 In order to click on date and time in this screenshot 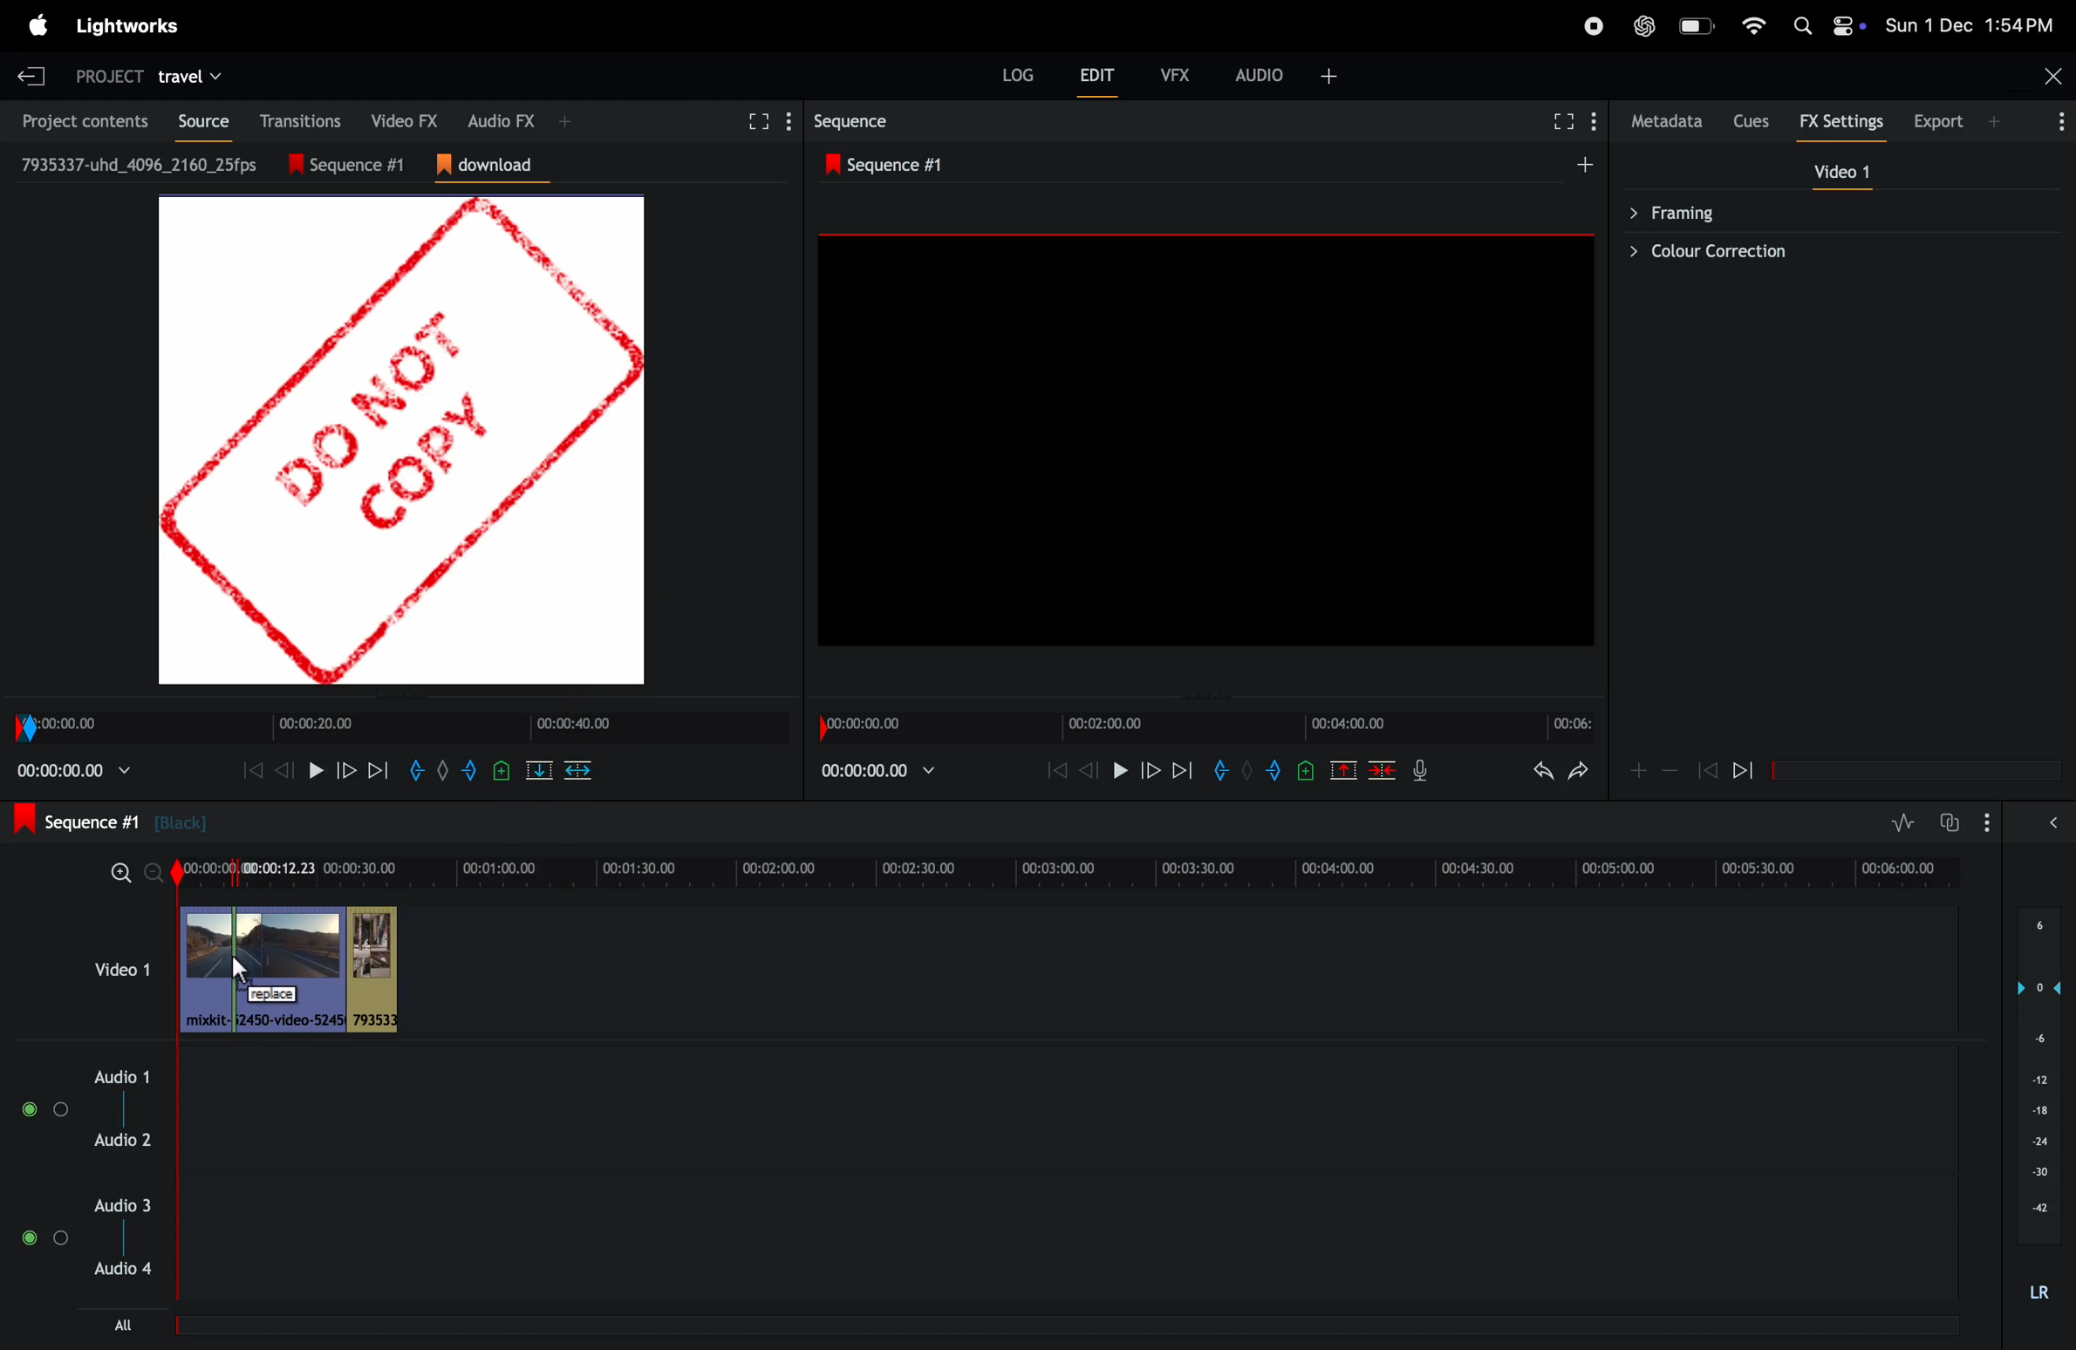, I will do `click(1969, 24)`.